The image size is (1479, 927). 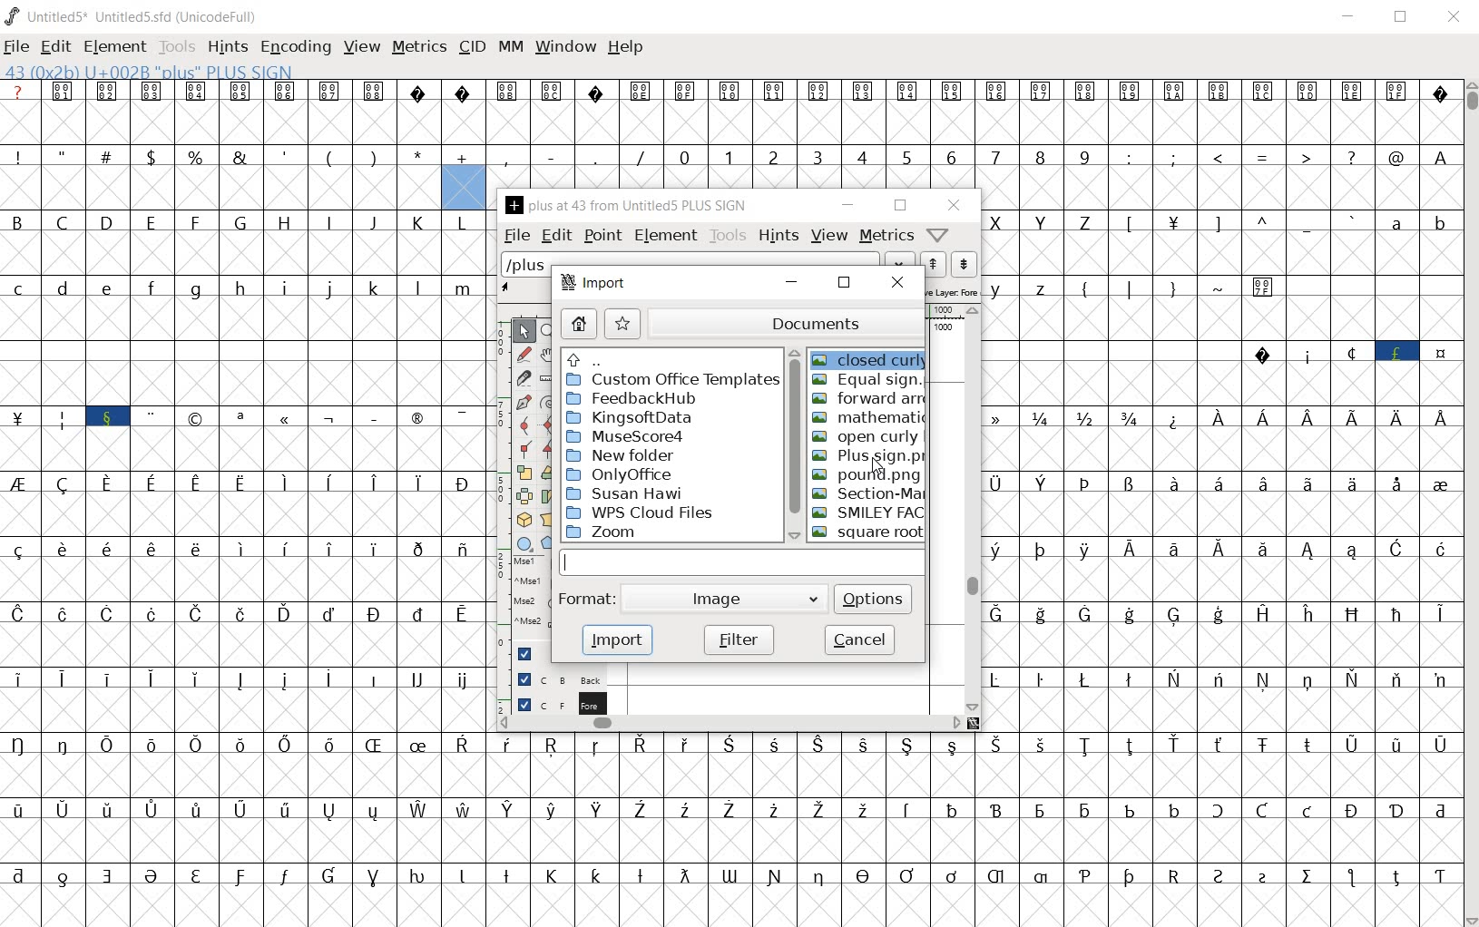 What do you see at coordinates (779, 238) in the screenshot?
I see `hints` at bounding box center [779, 238].